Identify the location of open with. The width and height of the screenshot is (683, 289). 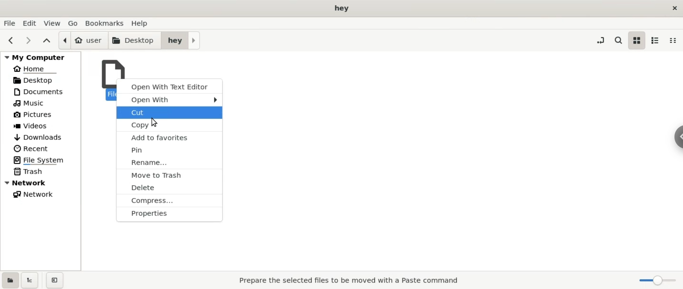
(168, 100).